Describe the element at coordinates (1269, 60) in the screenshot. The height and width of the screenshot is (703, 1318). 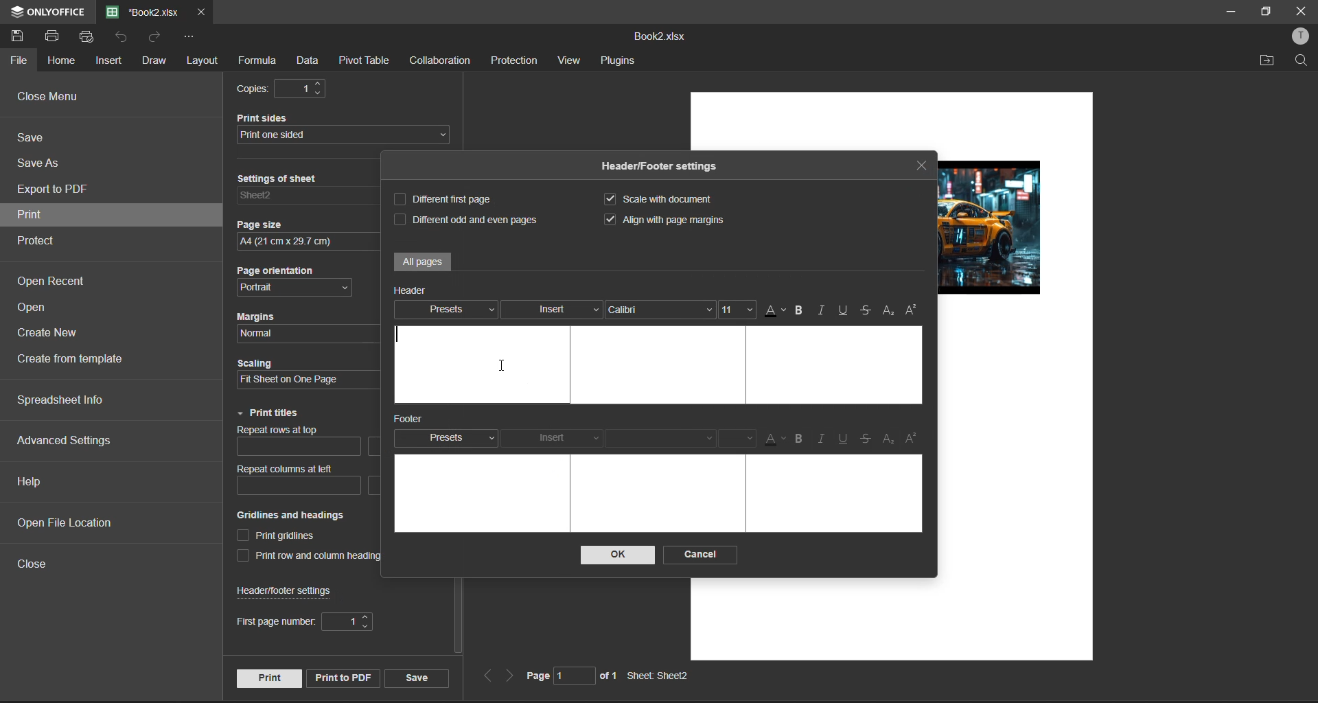
I see `open location` at that location.